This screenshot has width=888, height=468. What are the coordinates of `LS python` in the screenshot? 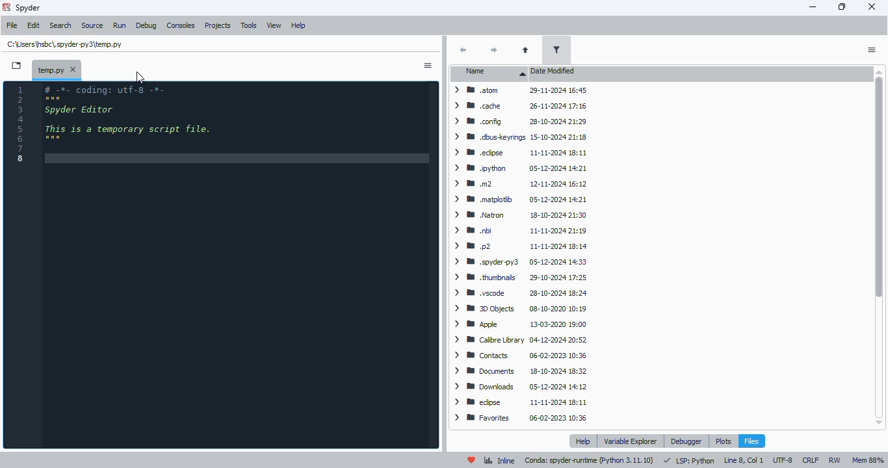 It's located at (688, 460).